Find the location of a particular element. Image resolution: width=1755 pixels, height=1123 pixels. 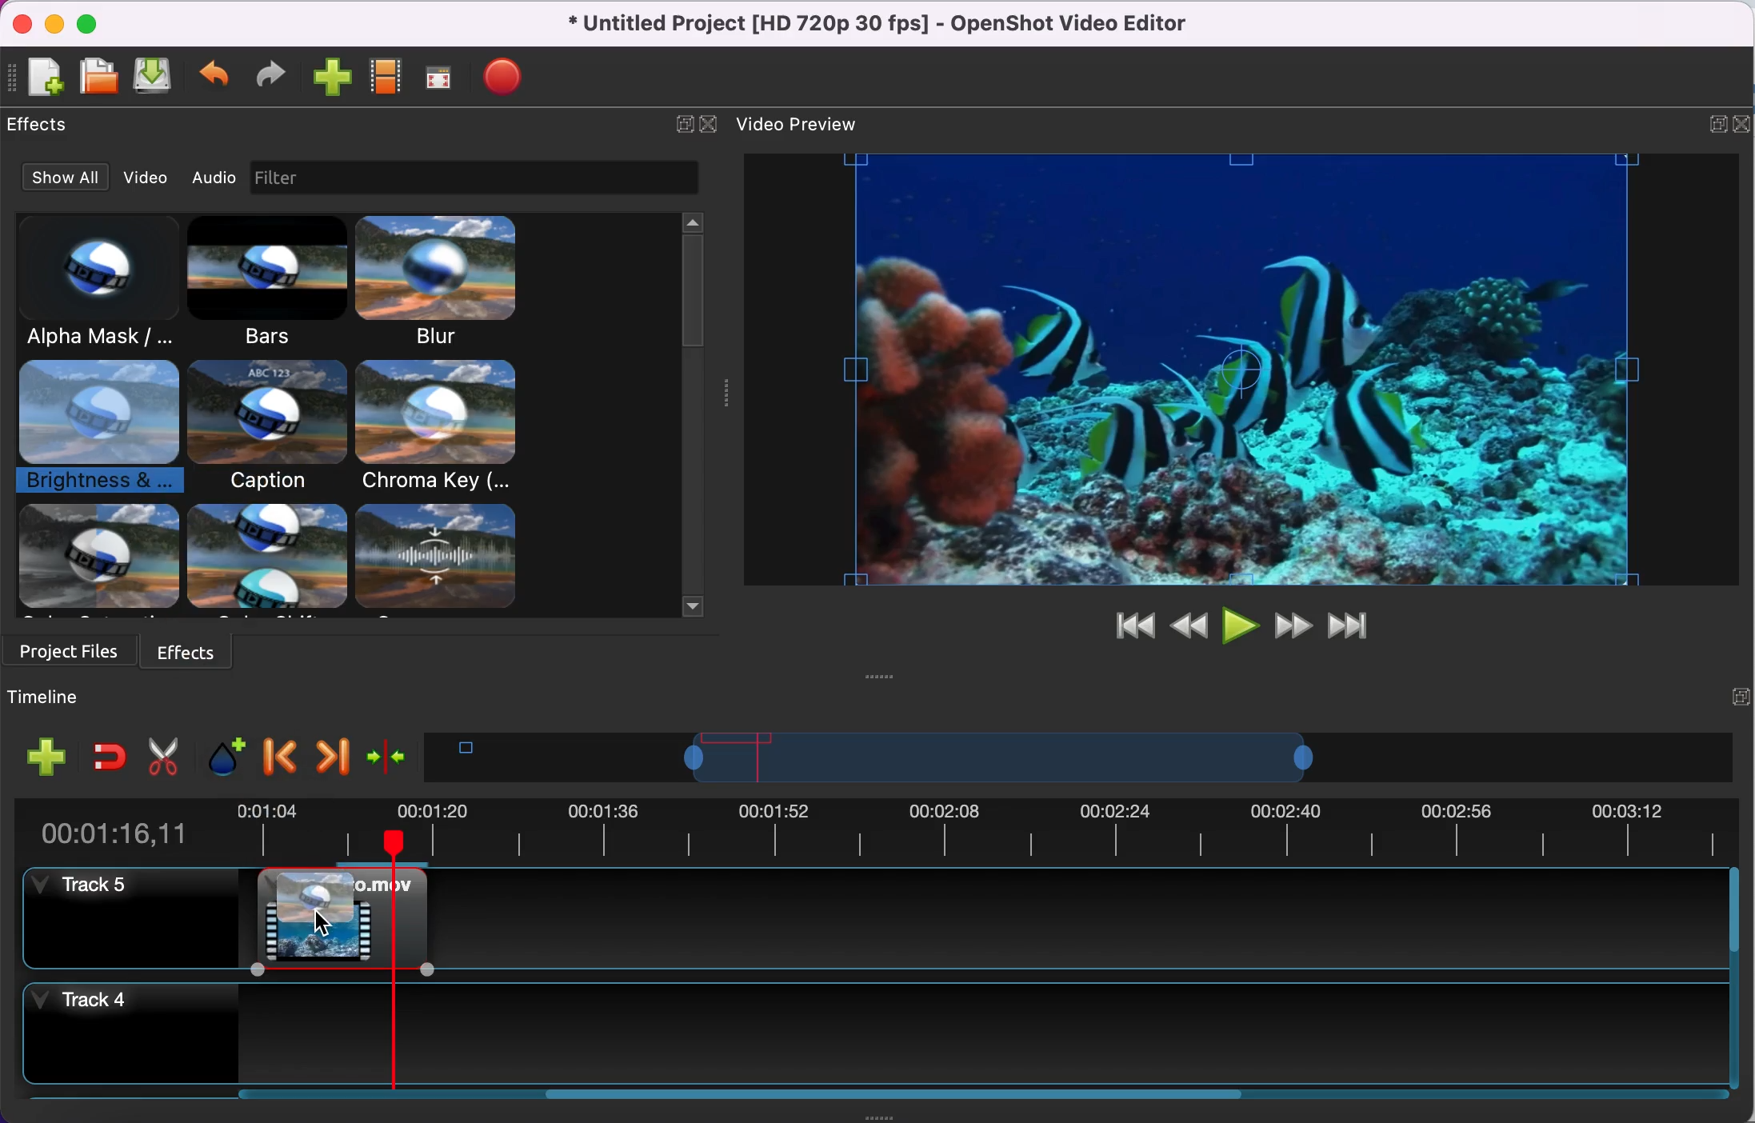

add marker is located at coordinates (218, 755).